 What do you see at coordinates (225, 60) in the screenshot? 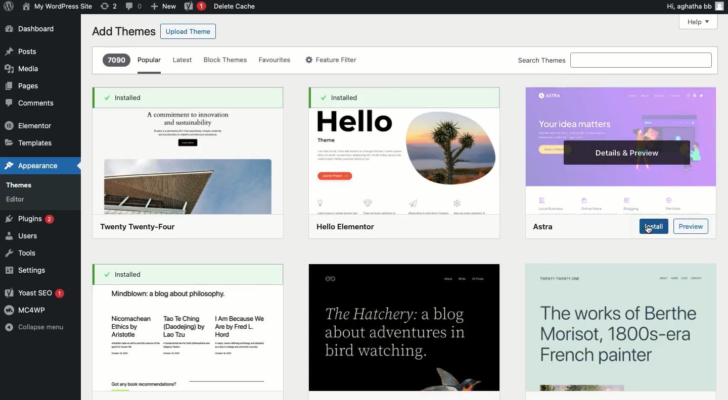
I see `Block themes` at bounding box center [225, 60].